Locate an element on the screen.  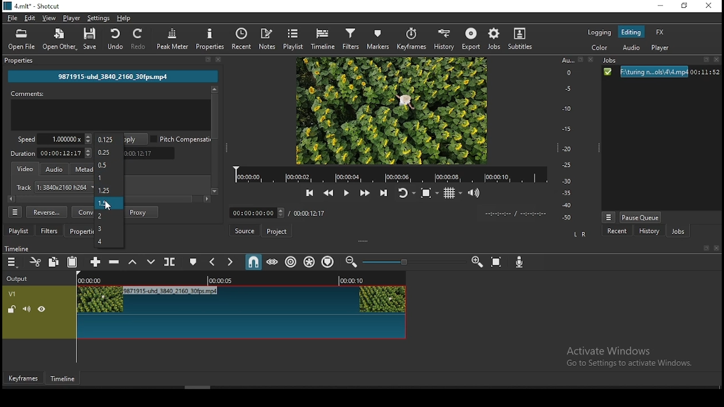
timeline is located at coordinates (63, 379).